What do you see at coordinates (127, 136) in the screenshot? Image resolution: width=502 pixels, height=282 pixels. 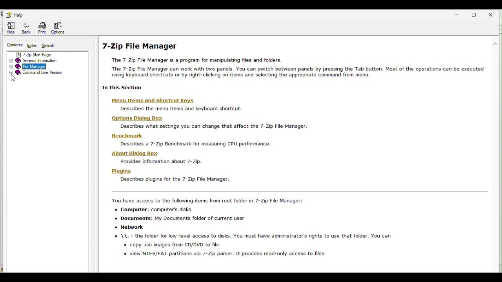 I see `Benchmark` at bounding box center [127, 136].